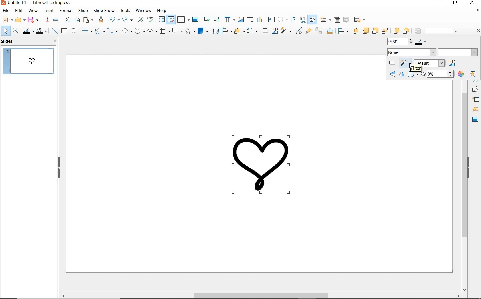  What do you see at coordinates (418, 31) in the screenshot?
I see `reverse` at bounding box center [418, 31].